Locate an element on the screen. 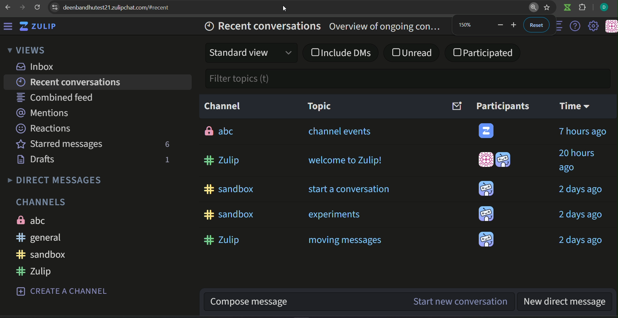  icon is located at coordinates (486, 214).